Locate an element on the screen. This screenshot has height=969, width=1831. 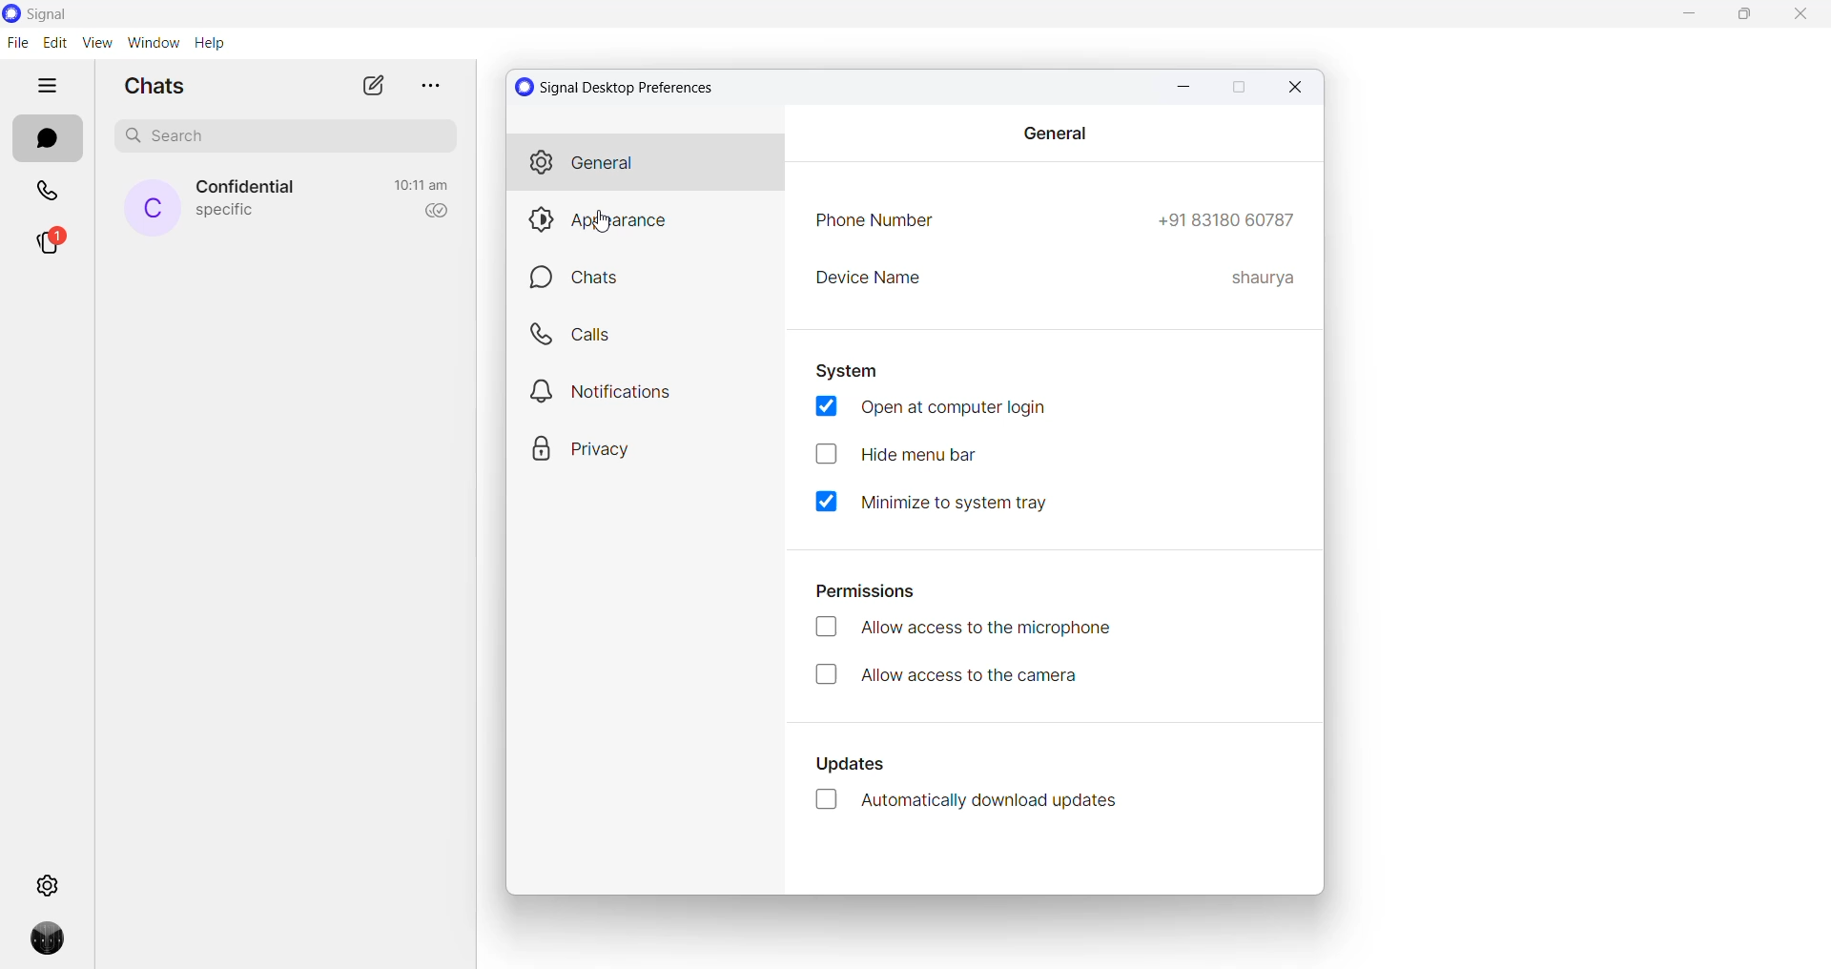
general is located at coordinates (645, 164).